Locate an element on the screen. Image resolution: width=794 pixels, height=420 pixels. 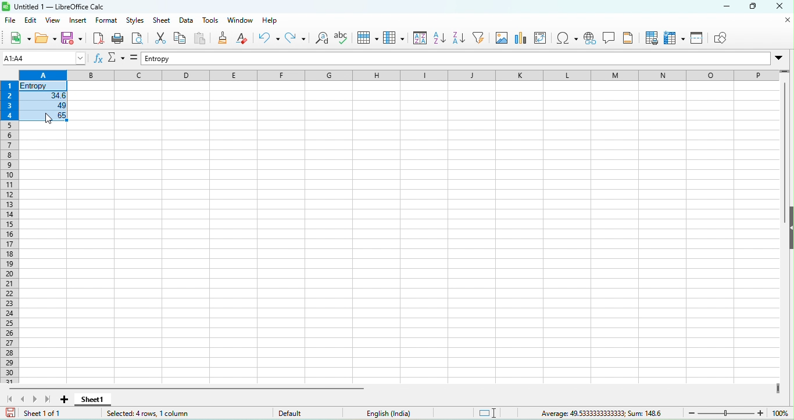
tools is located at coordinates (214, 20).